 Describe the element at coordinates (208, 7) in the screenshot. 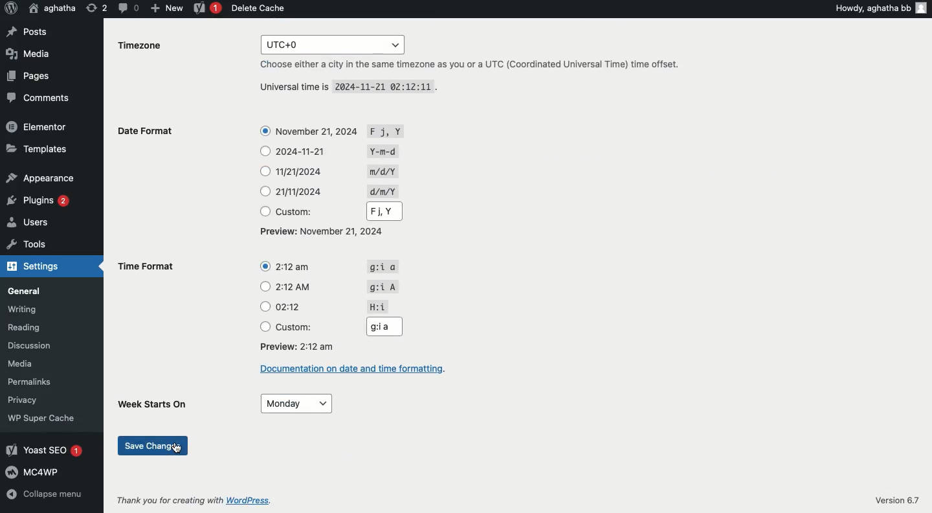

I see `Yoast` at that location.